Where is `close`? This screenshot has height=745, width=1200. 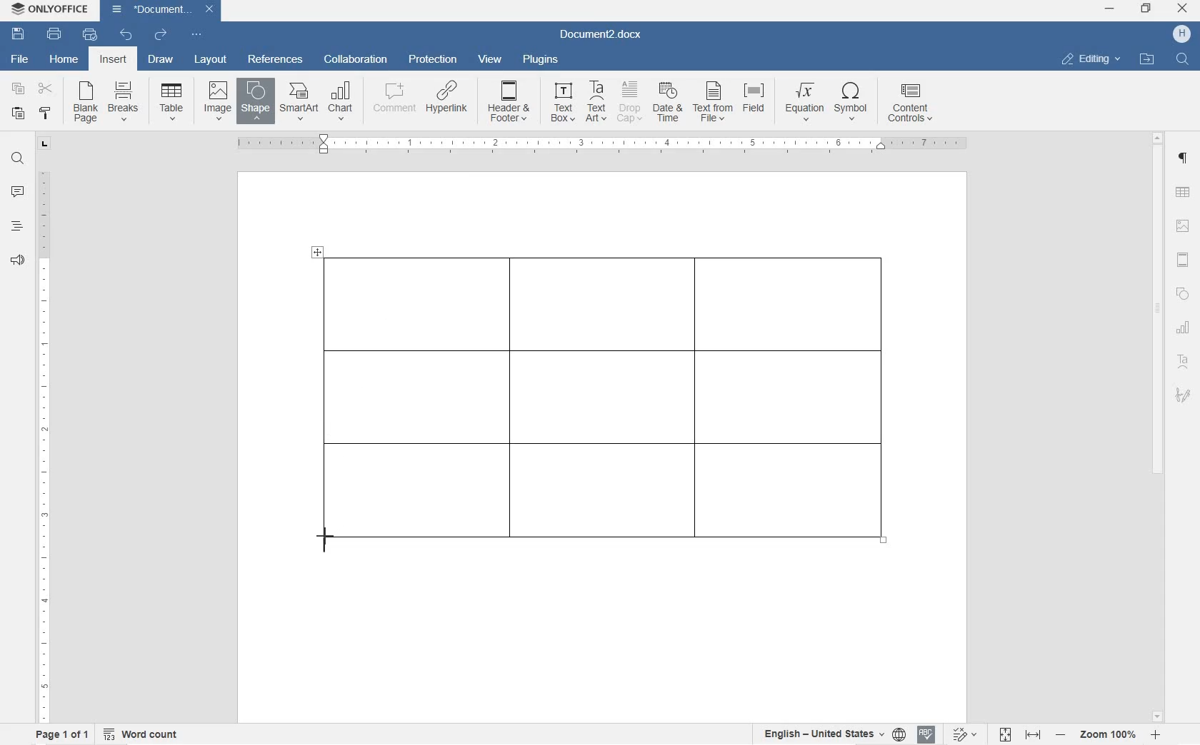
close is located at coordinates (1182, 9).